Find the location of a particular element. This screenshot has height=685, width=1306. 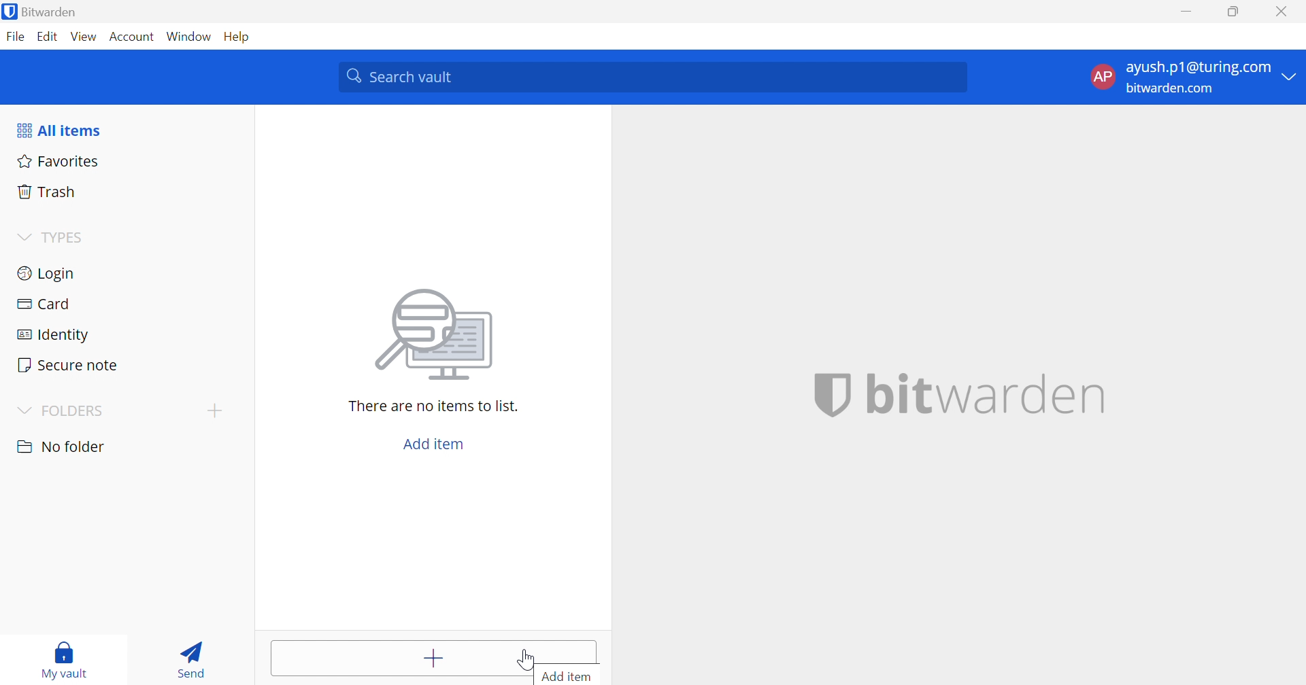

Drop Down is located at coordinates (1293, 75).